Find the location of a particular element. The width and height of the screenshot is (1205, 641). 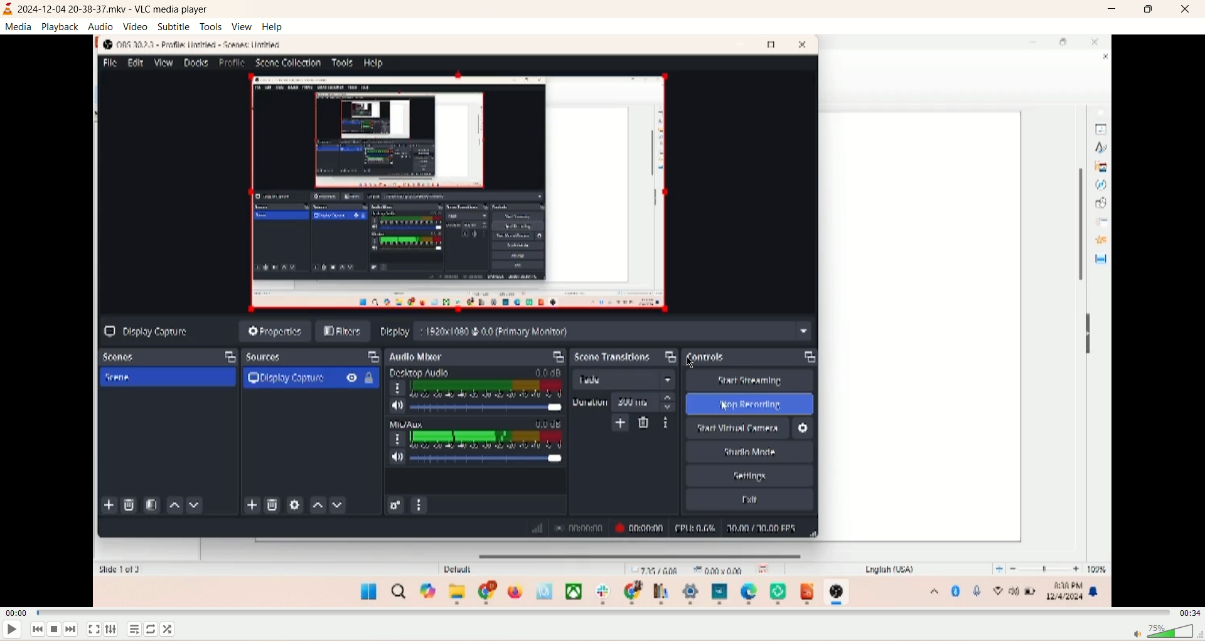

loop is located at coordinates (151, 628).